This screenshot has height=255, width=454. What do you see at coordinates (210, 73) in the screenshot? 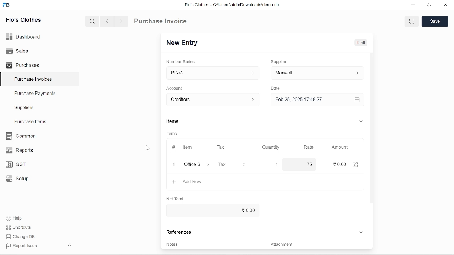
I see `PINV- >` at bounding box center [210, 73].